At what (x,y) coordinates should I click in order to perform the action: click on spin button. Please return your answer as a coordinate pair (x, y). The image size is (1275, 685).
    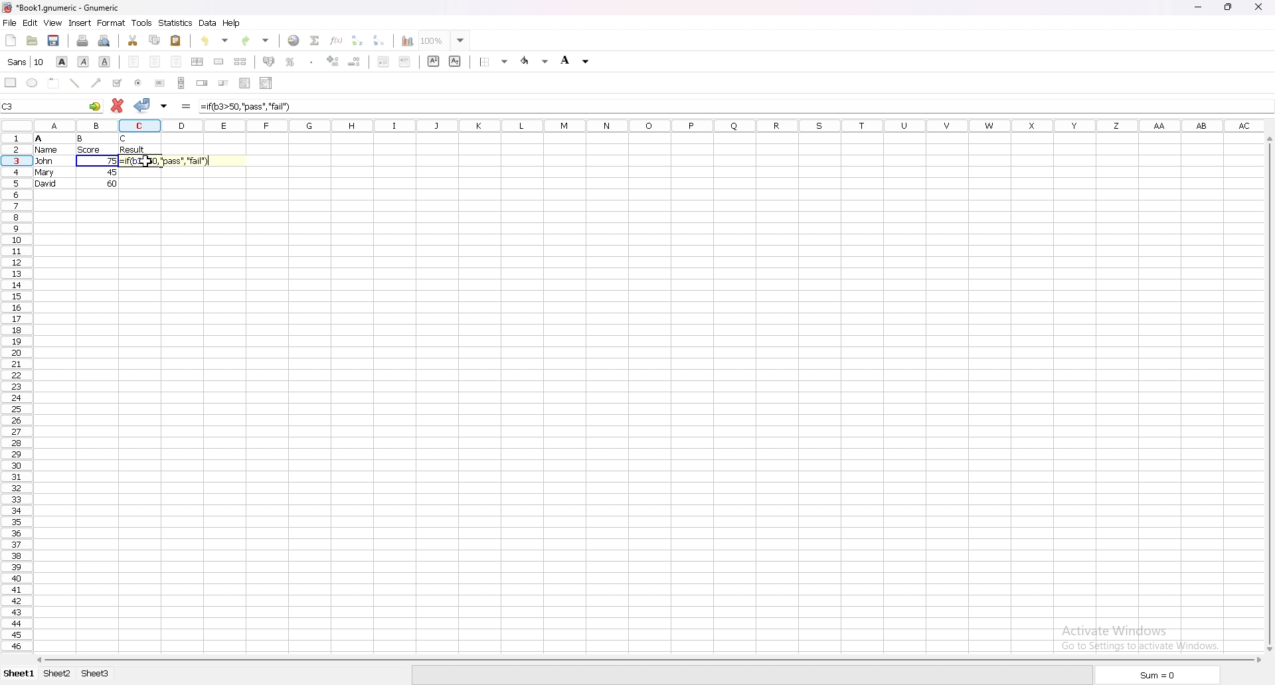
    Looking at the image, I should click on (203, 82).